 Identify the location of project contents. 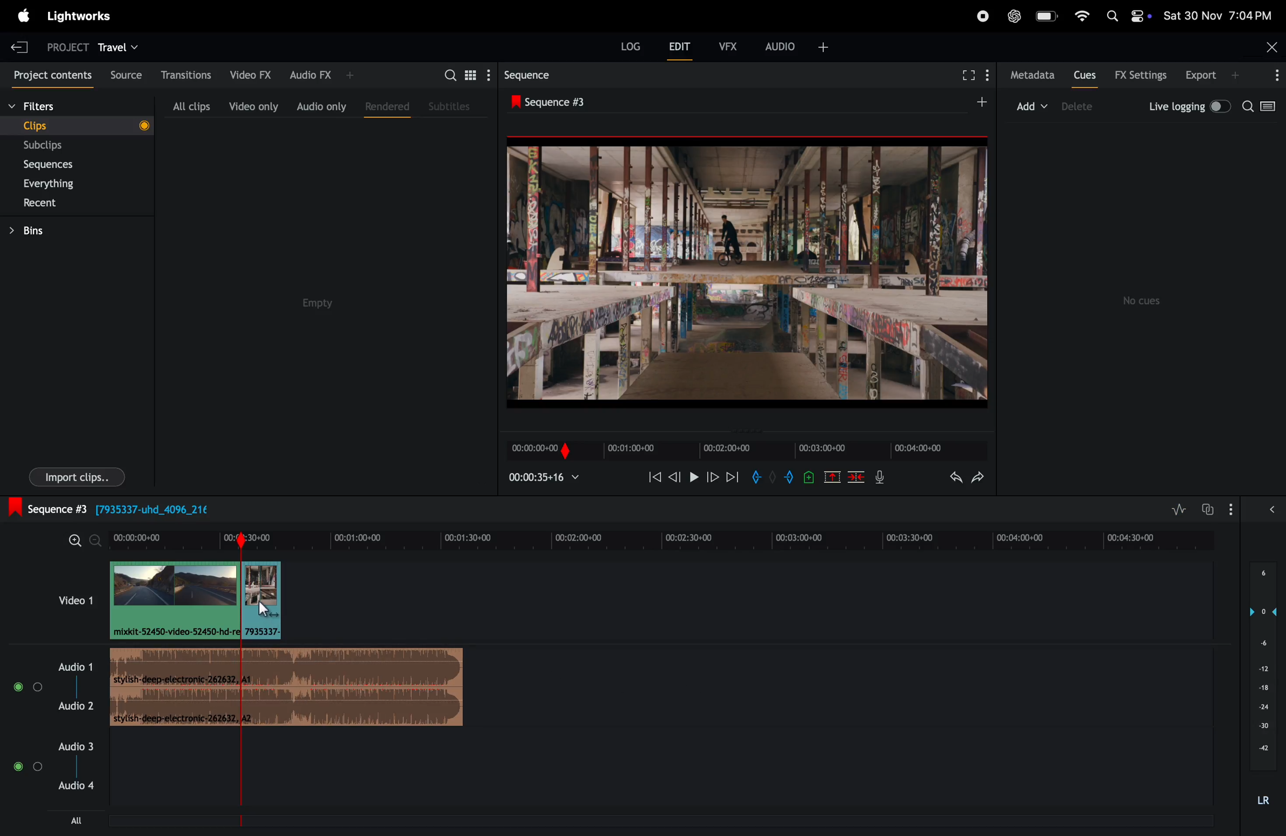
(48, 73).